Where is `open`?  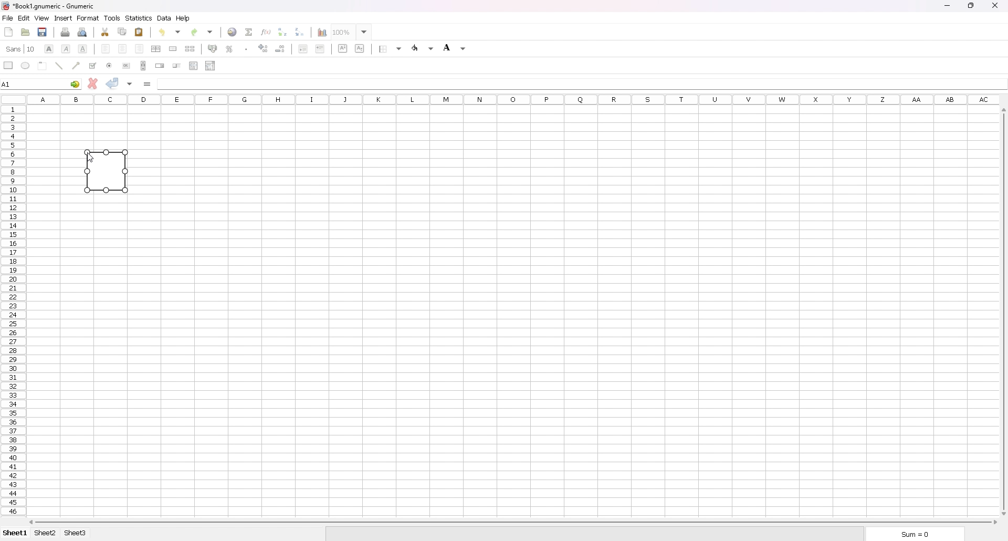 open is located at coordinates (26, 32).